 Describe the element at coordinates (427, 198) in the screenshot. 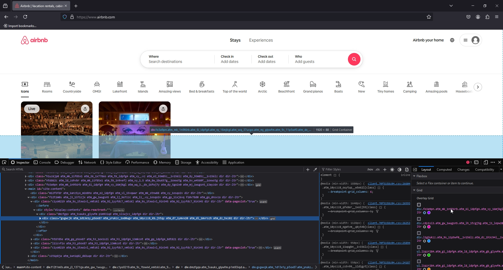

I see `overlay grid` at that location.